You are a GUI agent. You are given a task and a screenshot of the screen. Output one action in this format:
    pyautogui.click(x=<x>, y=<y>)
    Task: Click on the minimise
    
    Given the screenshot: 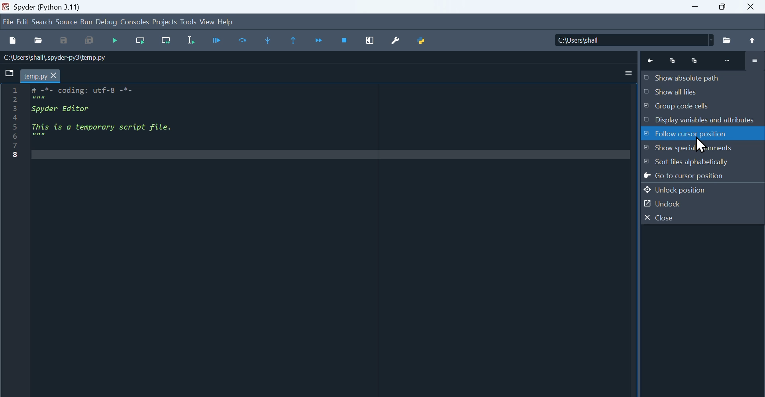 What is the action you would take?
    pyautogui.click(x=694, y=7)
    